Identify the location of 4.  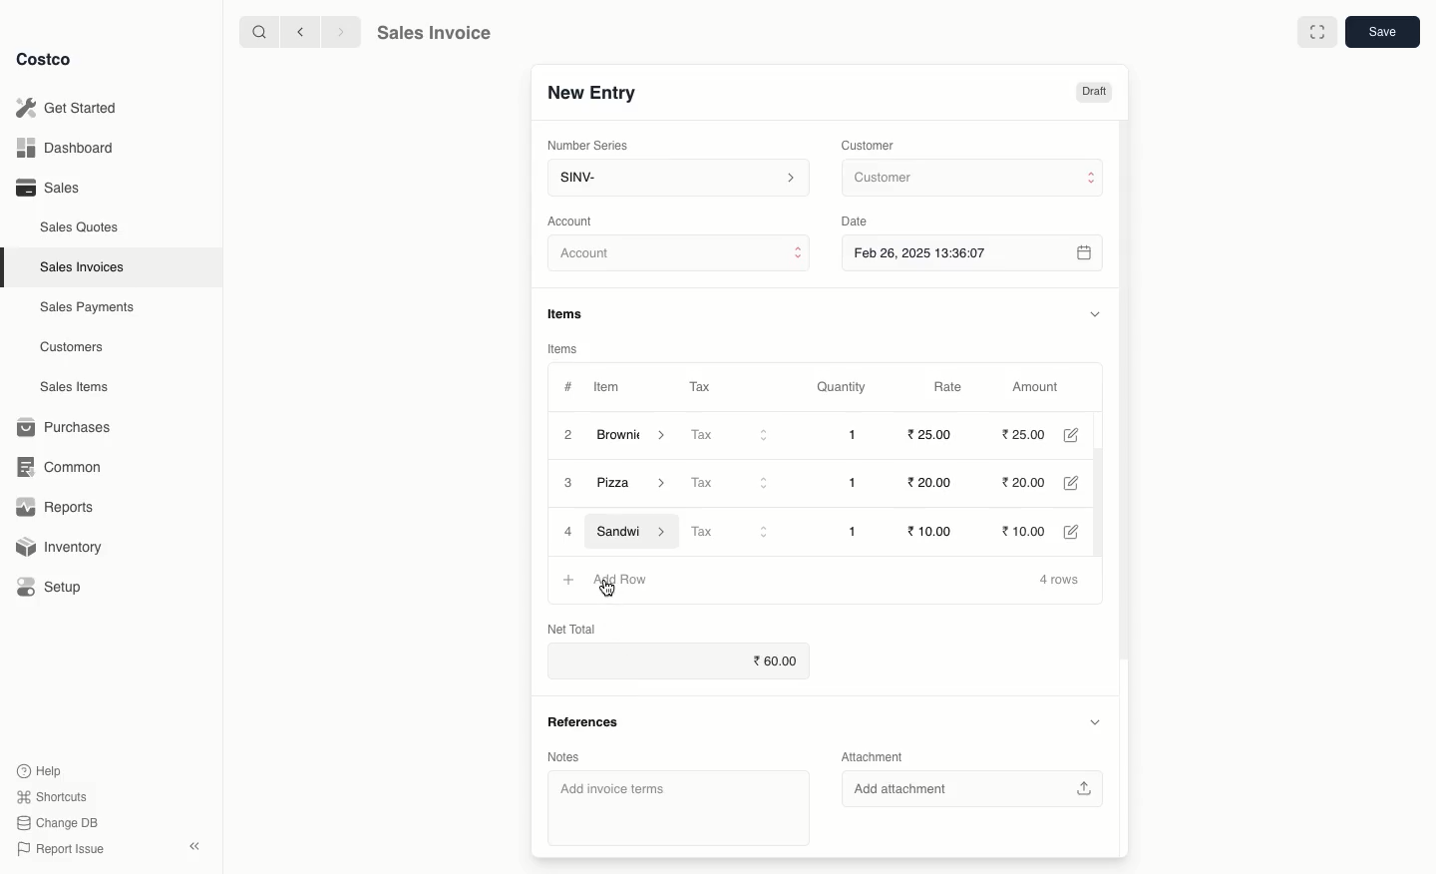
(568, 532).